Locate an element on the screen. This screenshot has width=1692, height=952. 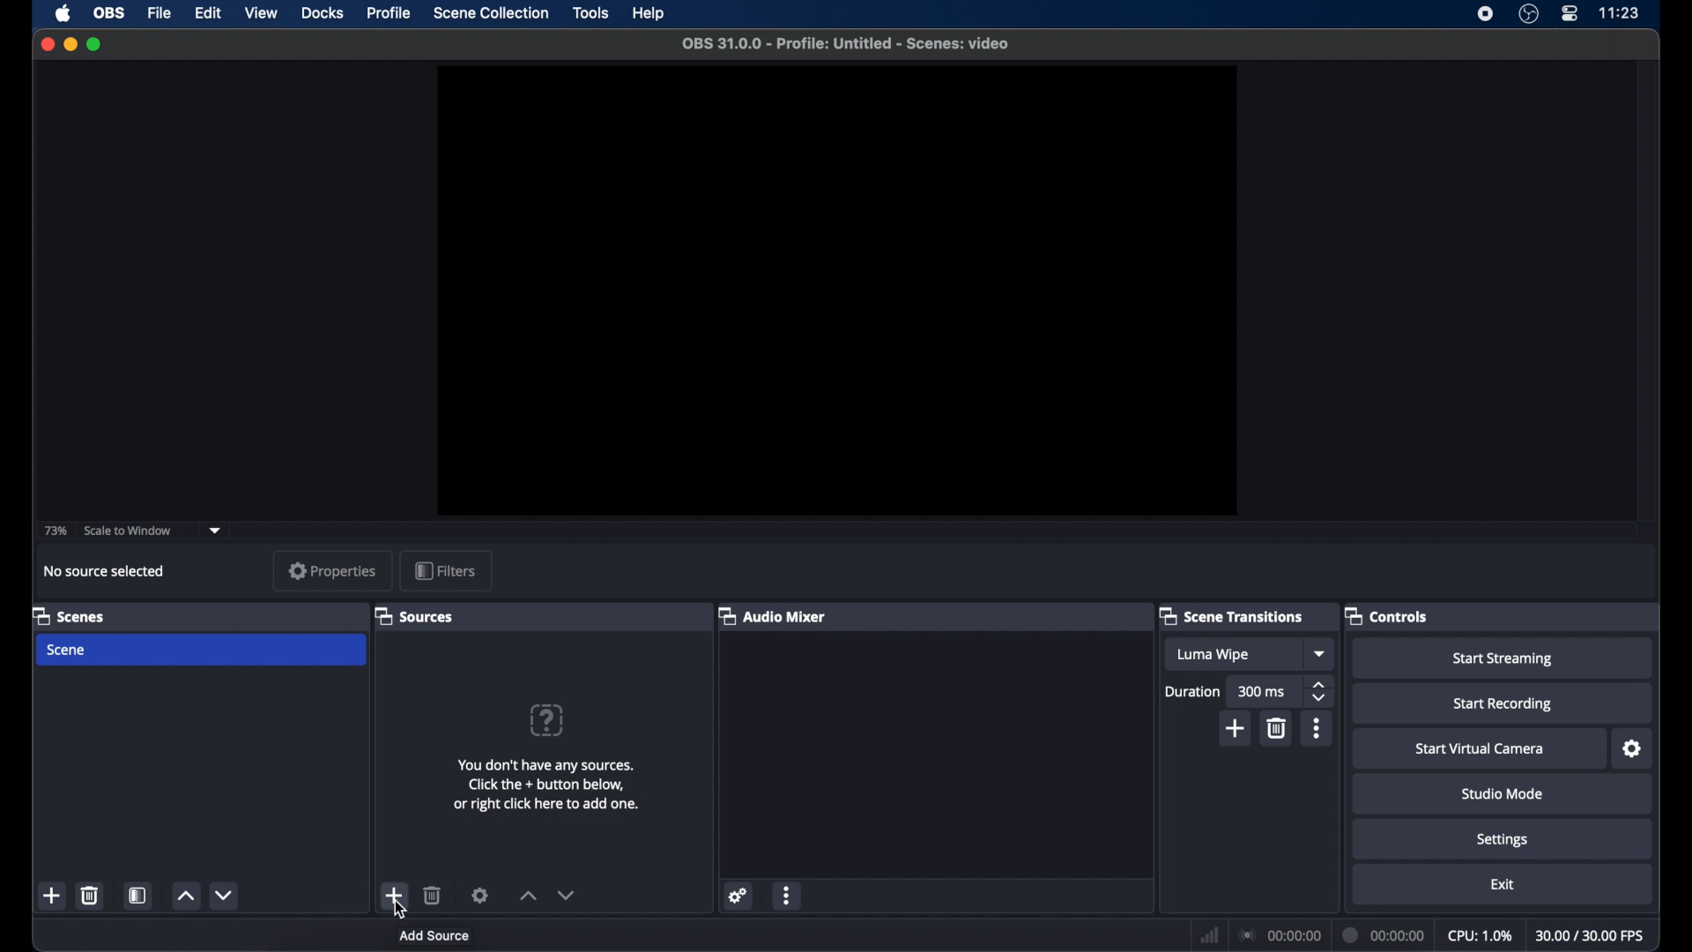
settings is located at coordinates (738, 896).